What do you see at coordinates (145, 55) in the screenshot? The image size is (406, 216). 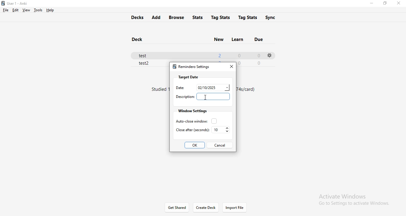 I see `test` at bounding box center [145, 55].